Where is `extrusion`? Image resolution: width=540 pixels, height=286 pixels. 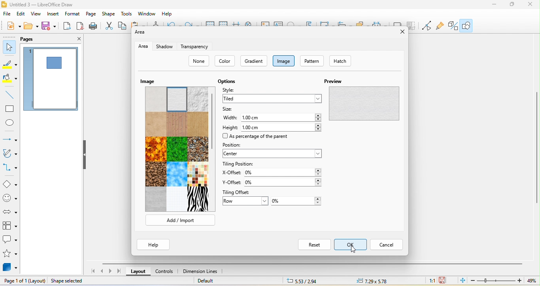 extrusion is located at coordinates (453, 26).